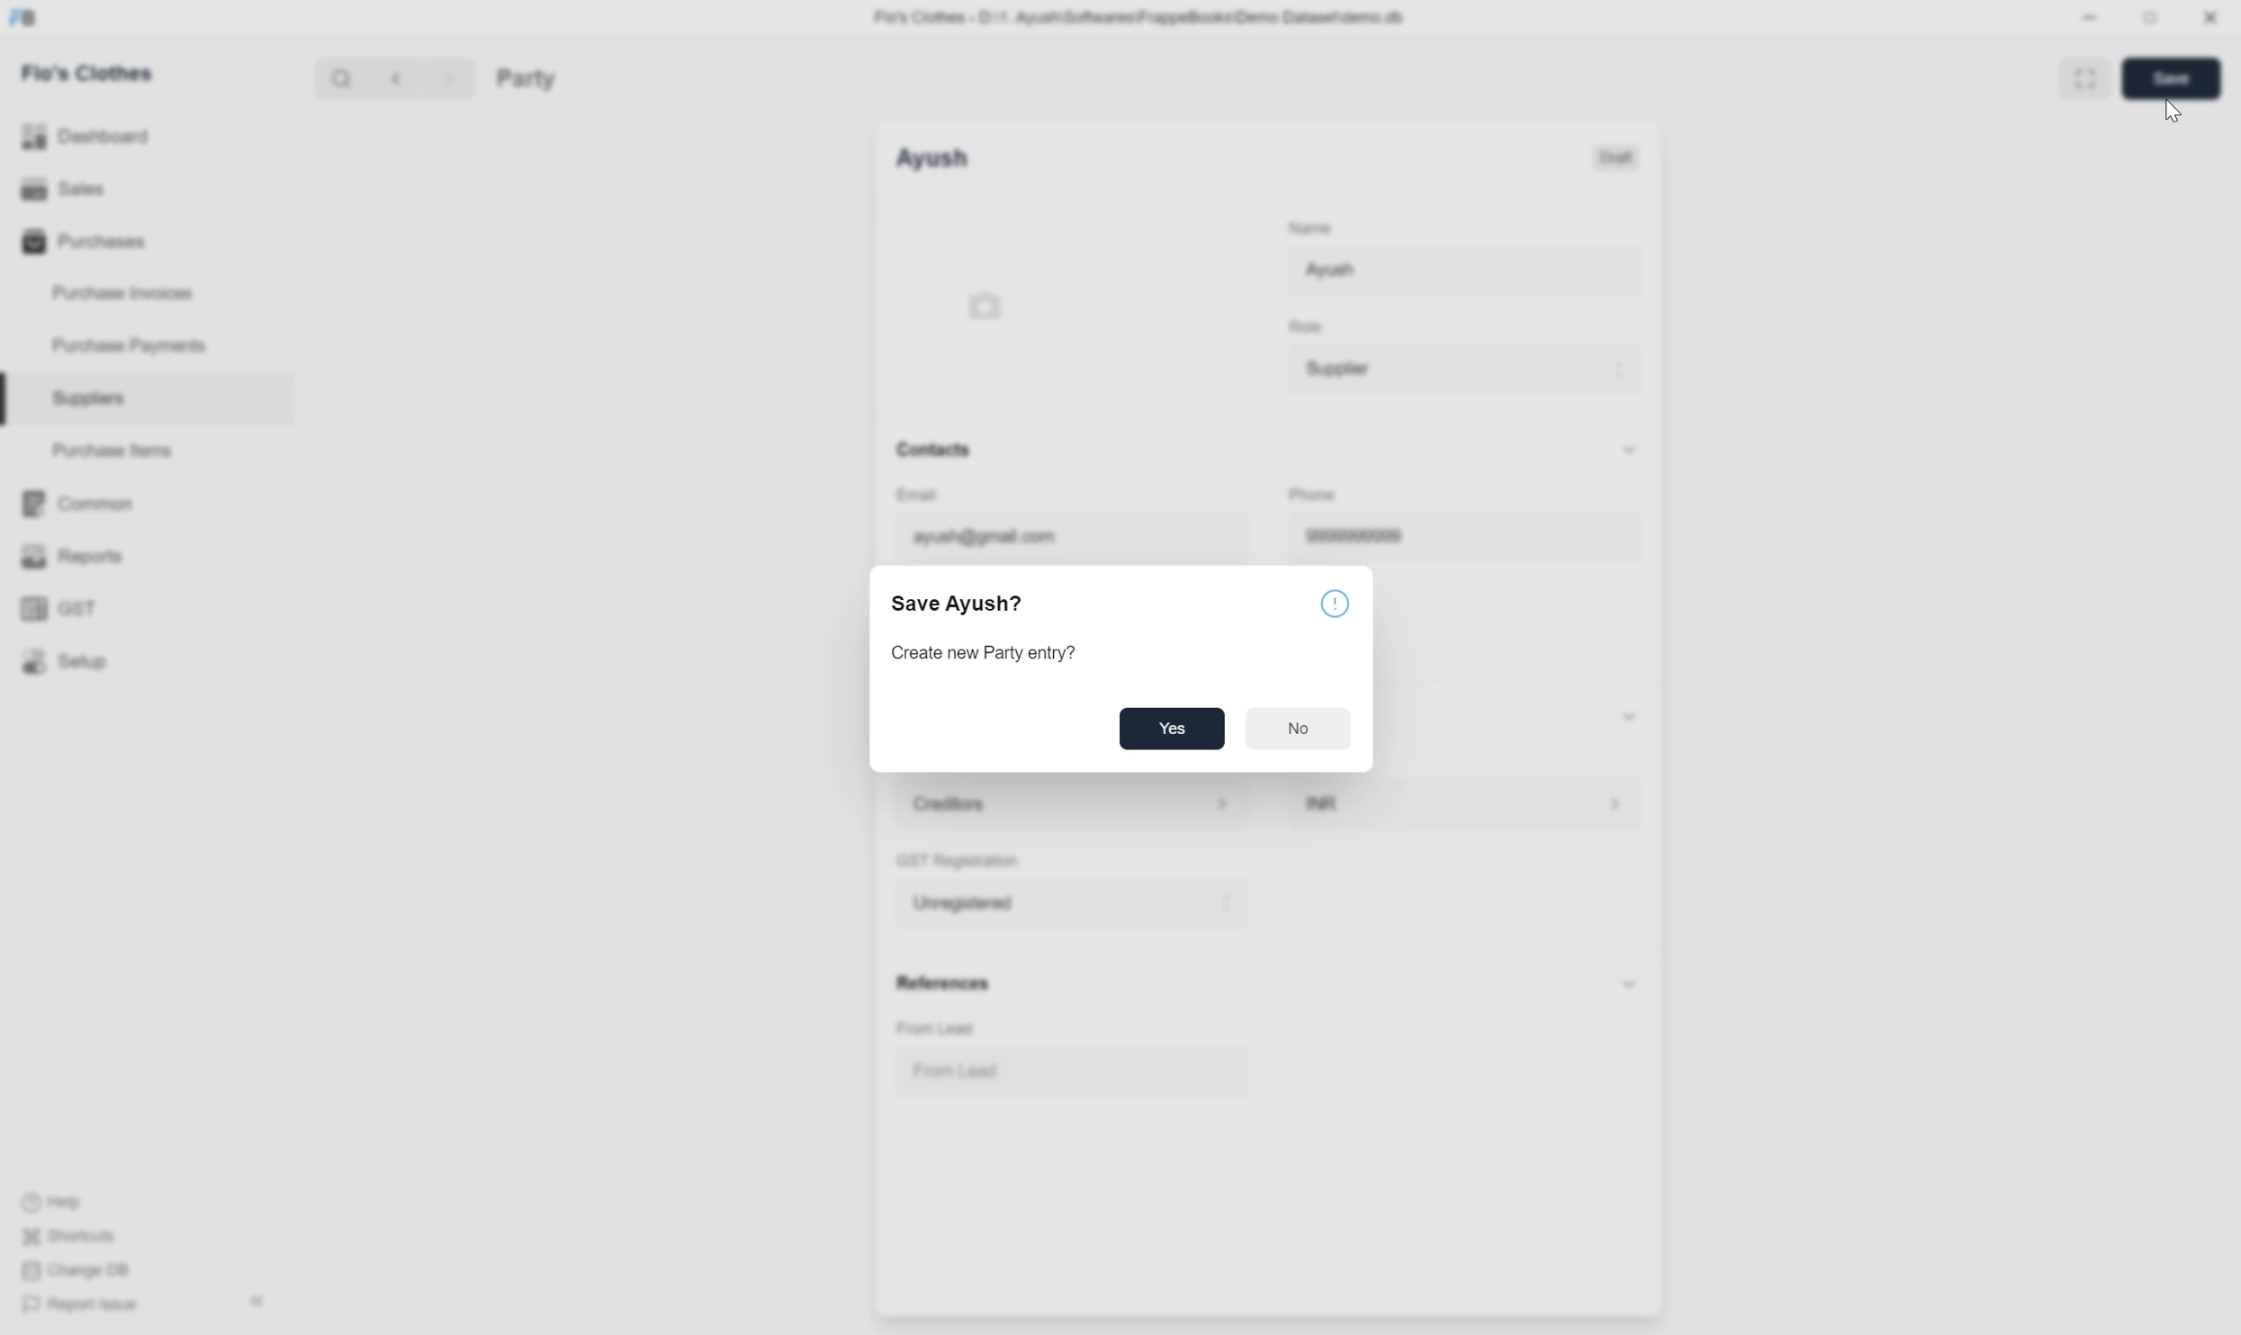 Image resolution: width=2241 pixels, height=1335 pixels. What do you see at coordinates (87, 72) in the screenshot?
I see `Flo's Clothes` at bounding box center [87, 72].